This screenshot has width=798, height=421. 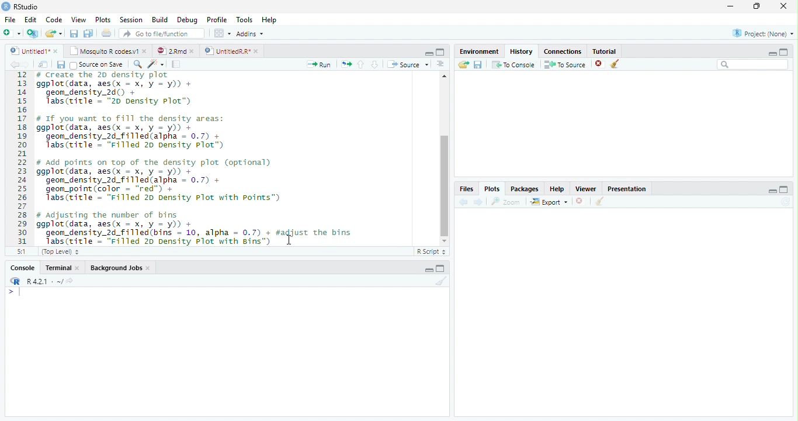 I want to click on save current document, so click(x=73, y=33).